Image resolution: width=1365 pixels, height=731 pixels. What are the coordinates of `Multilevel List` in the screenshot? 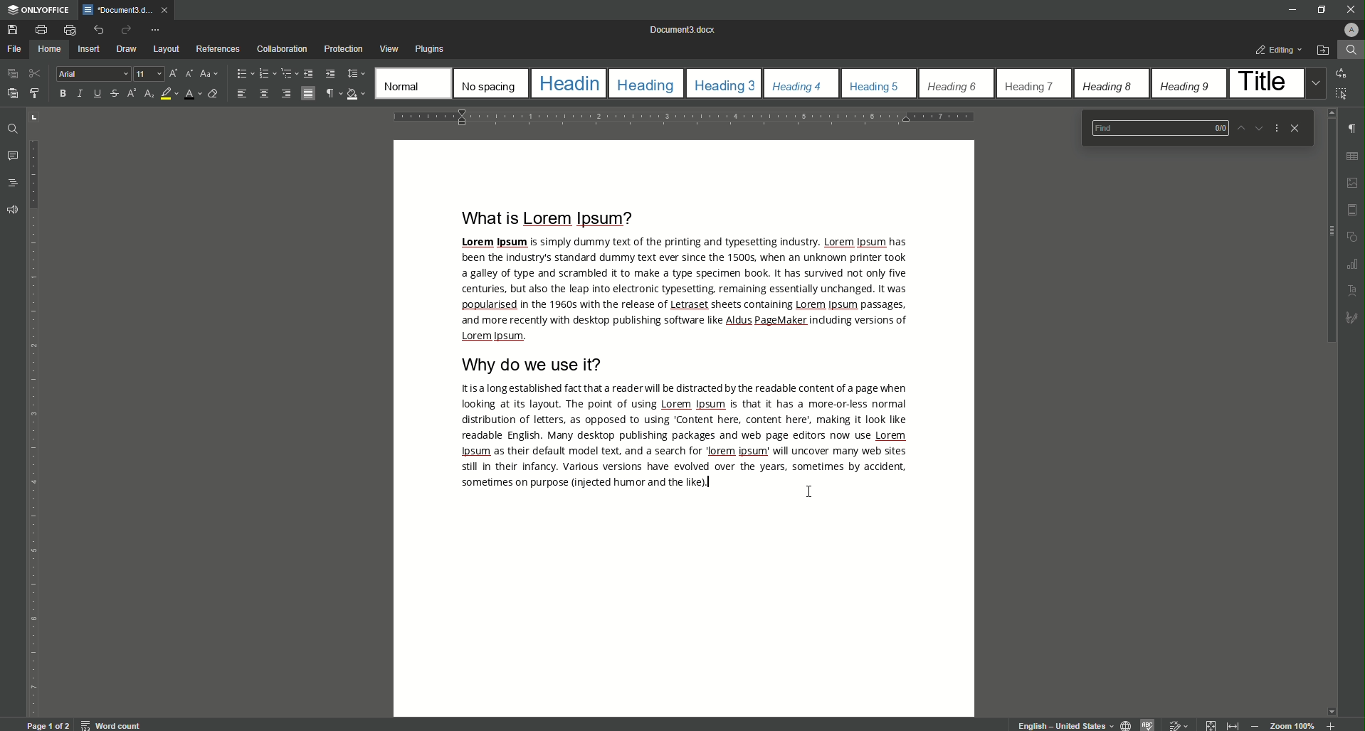 It's located at (286, 73).